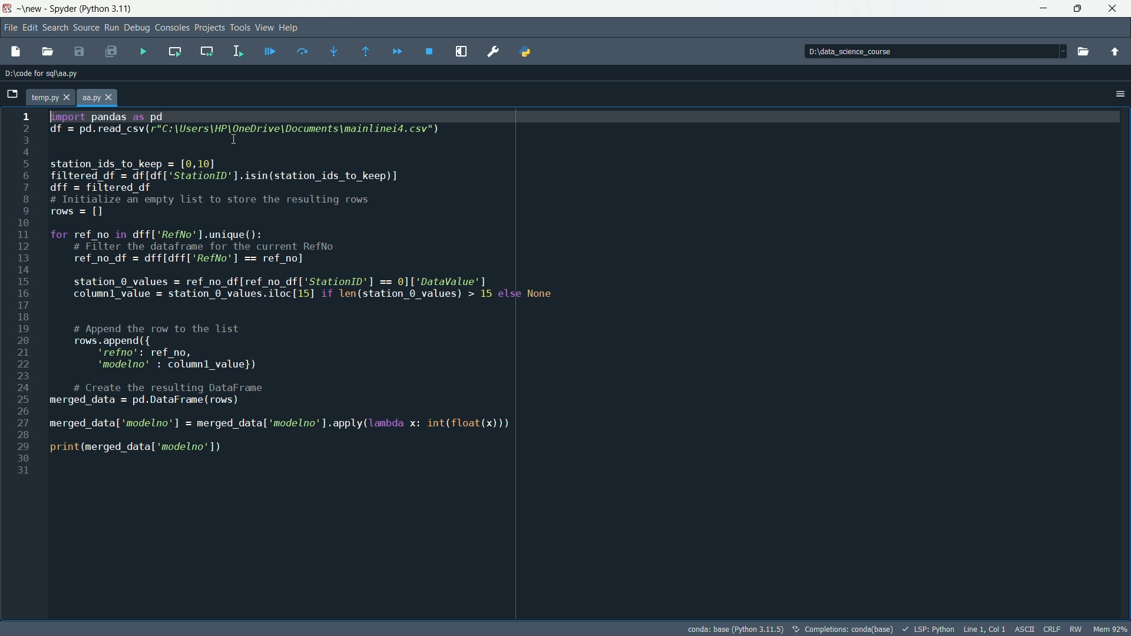  I want to click on debug menu, so click(136, 28).